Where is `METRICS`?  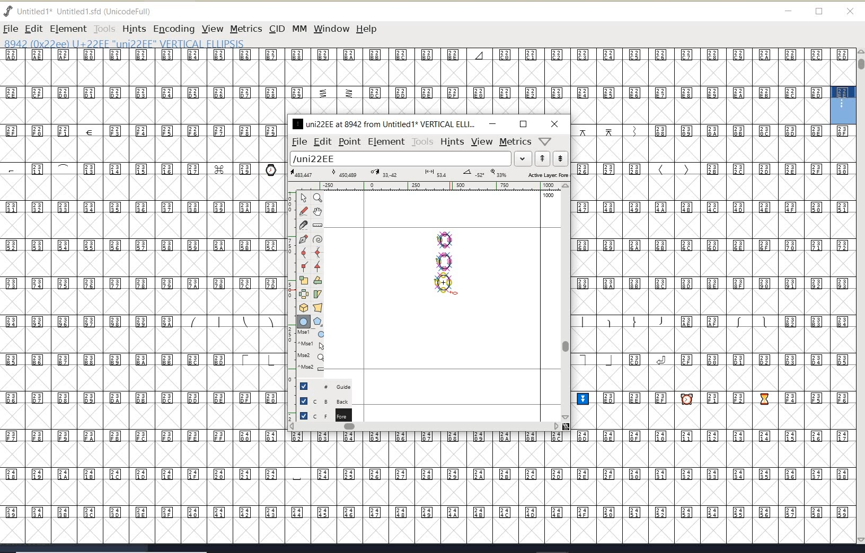 METRICS is located at coordinates (246, 29).